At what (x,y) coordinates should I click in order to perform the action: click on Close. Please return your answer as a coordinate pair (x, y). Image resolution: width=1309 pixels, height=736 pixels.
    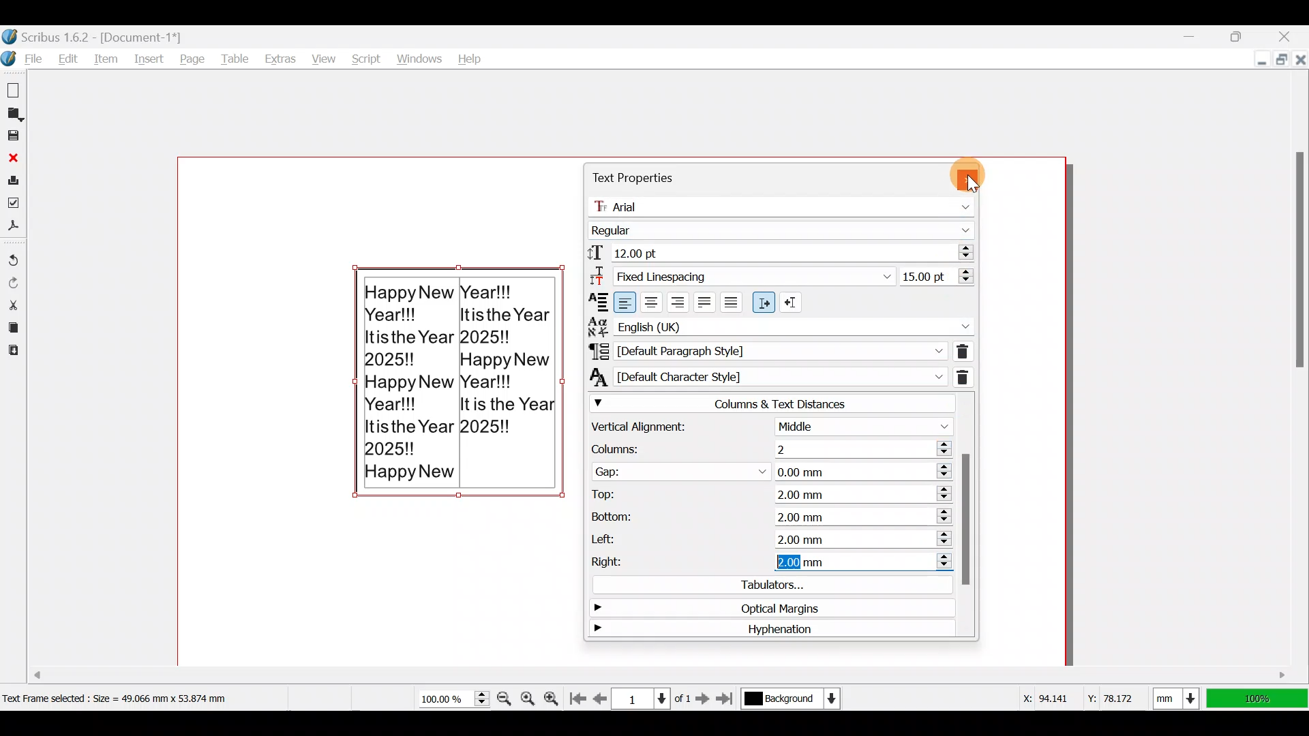
    Looking at the image, I should click on (1292, 33).